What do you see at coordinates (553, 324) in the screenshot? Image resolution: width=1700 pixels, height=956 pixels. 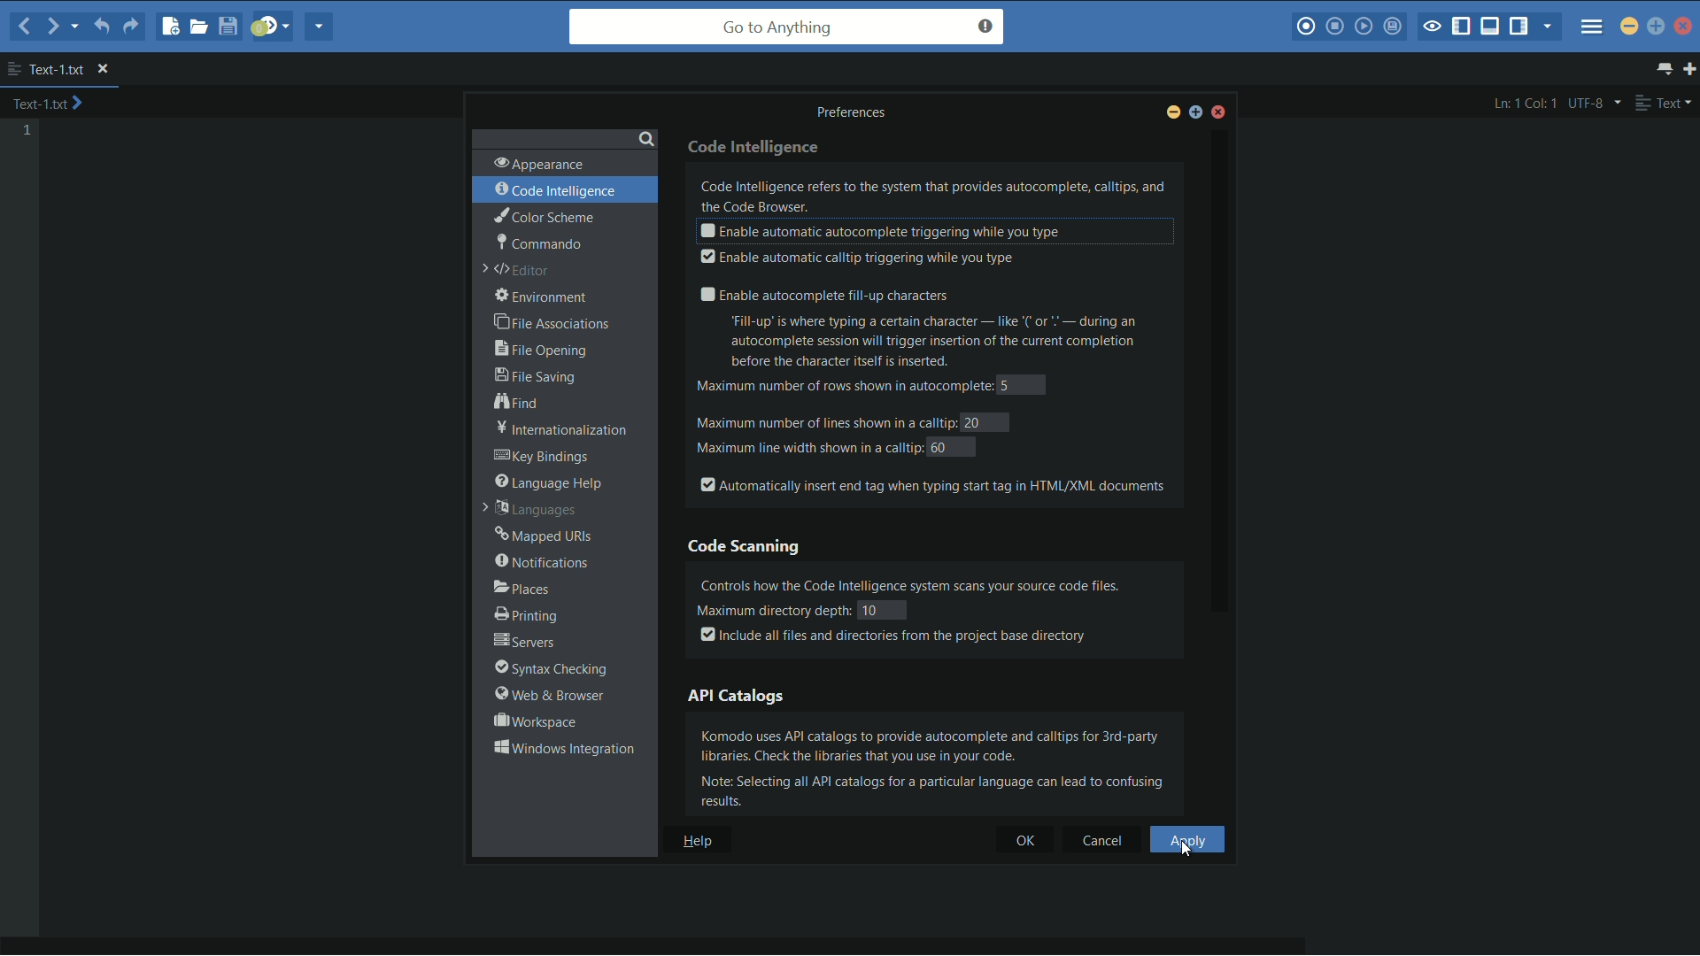 I see `file associations` at bounding box center [553, 324].